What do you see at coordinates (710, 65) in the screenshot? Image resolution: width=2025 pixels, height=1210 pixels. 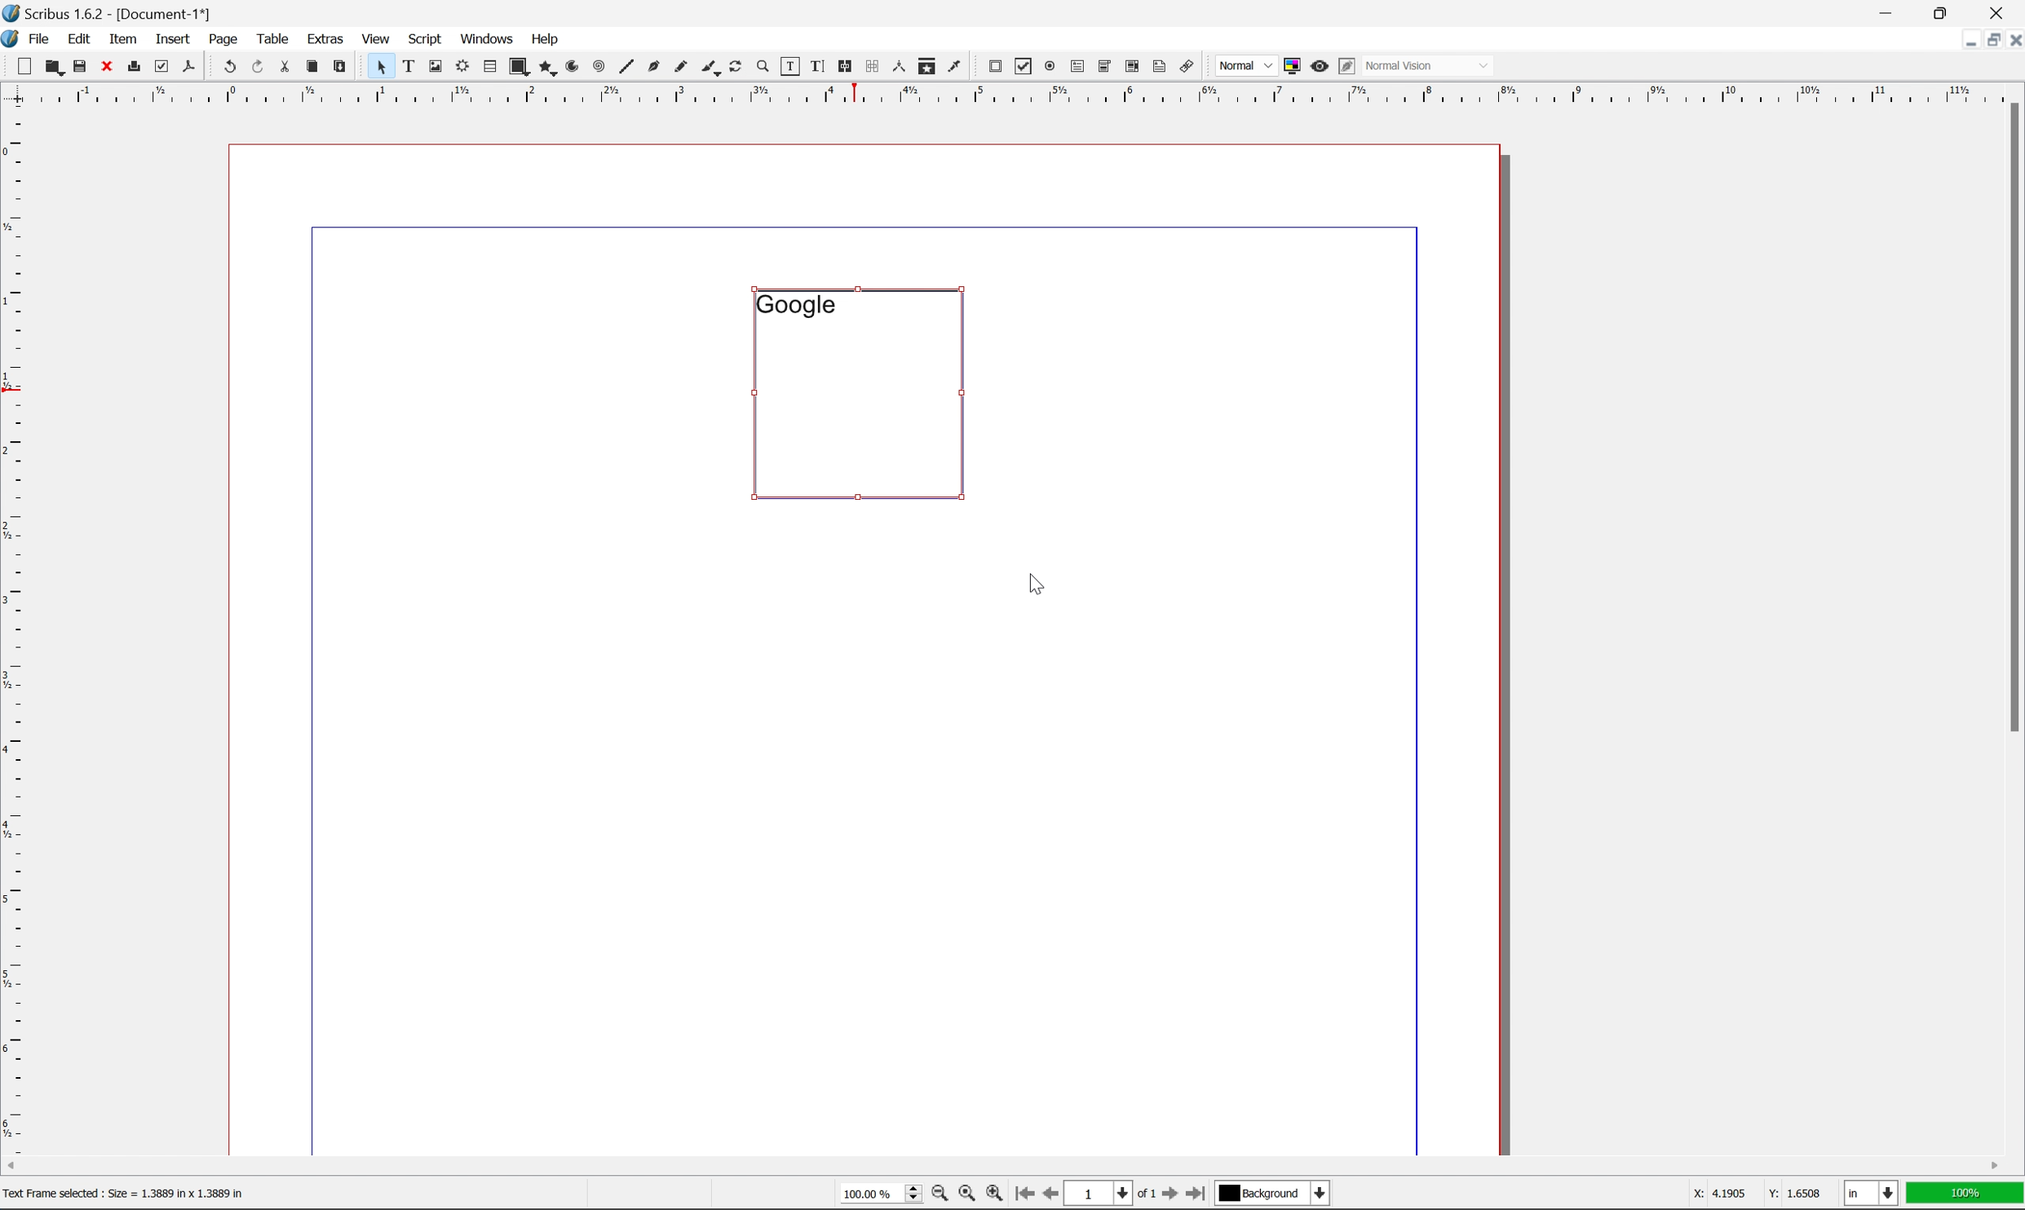 I see `calligraphy line` at bounding box center [710, 65].